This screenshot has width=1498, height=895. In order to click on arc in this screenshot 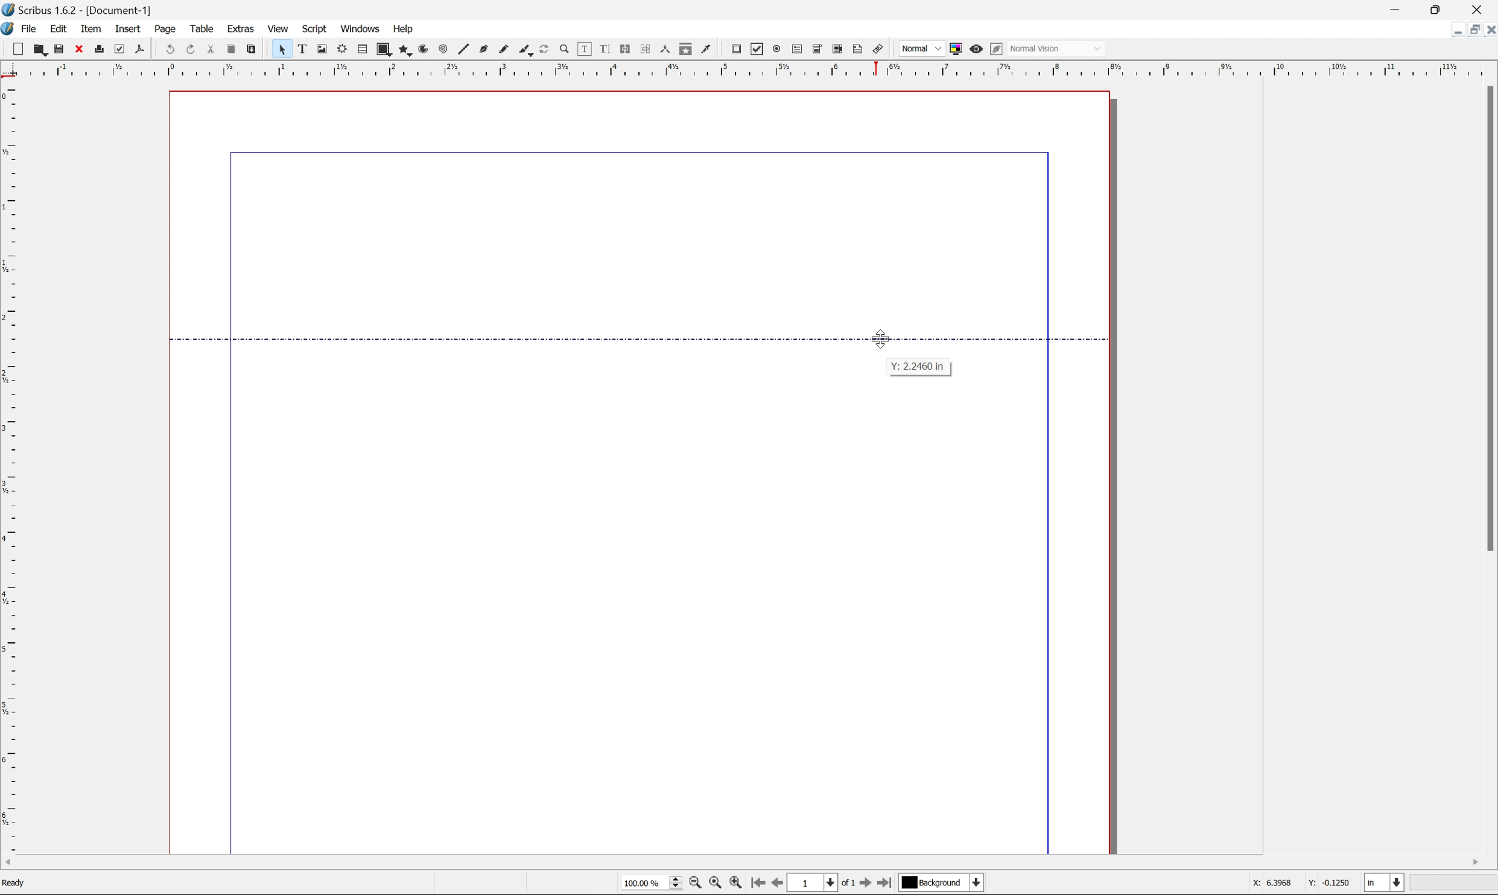, I will do `click(424, 49)`.